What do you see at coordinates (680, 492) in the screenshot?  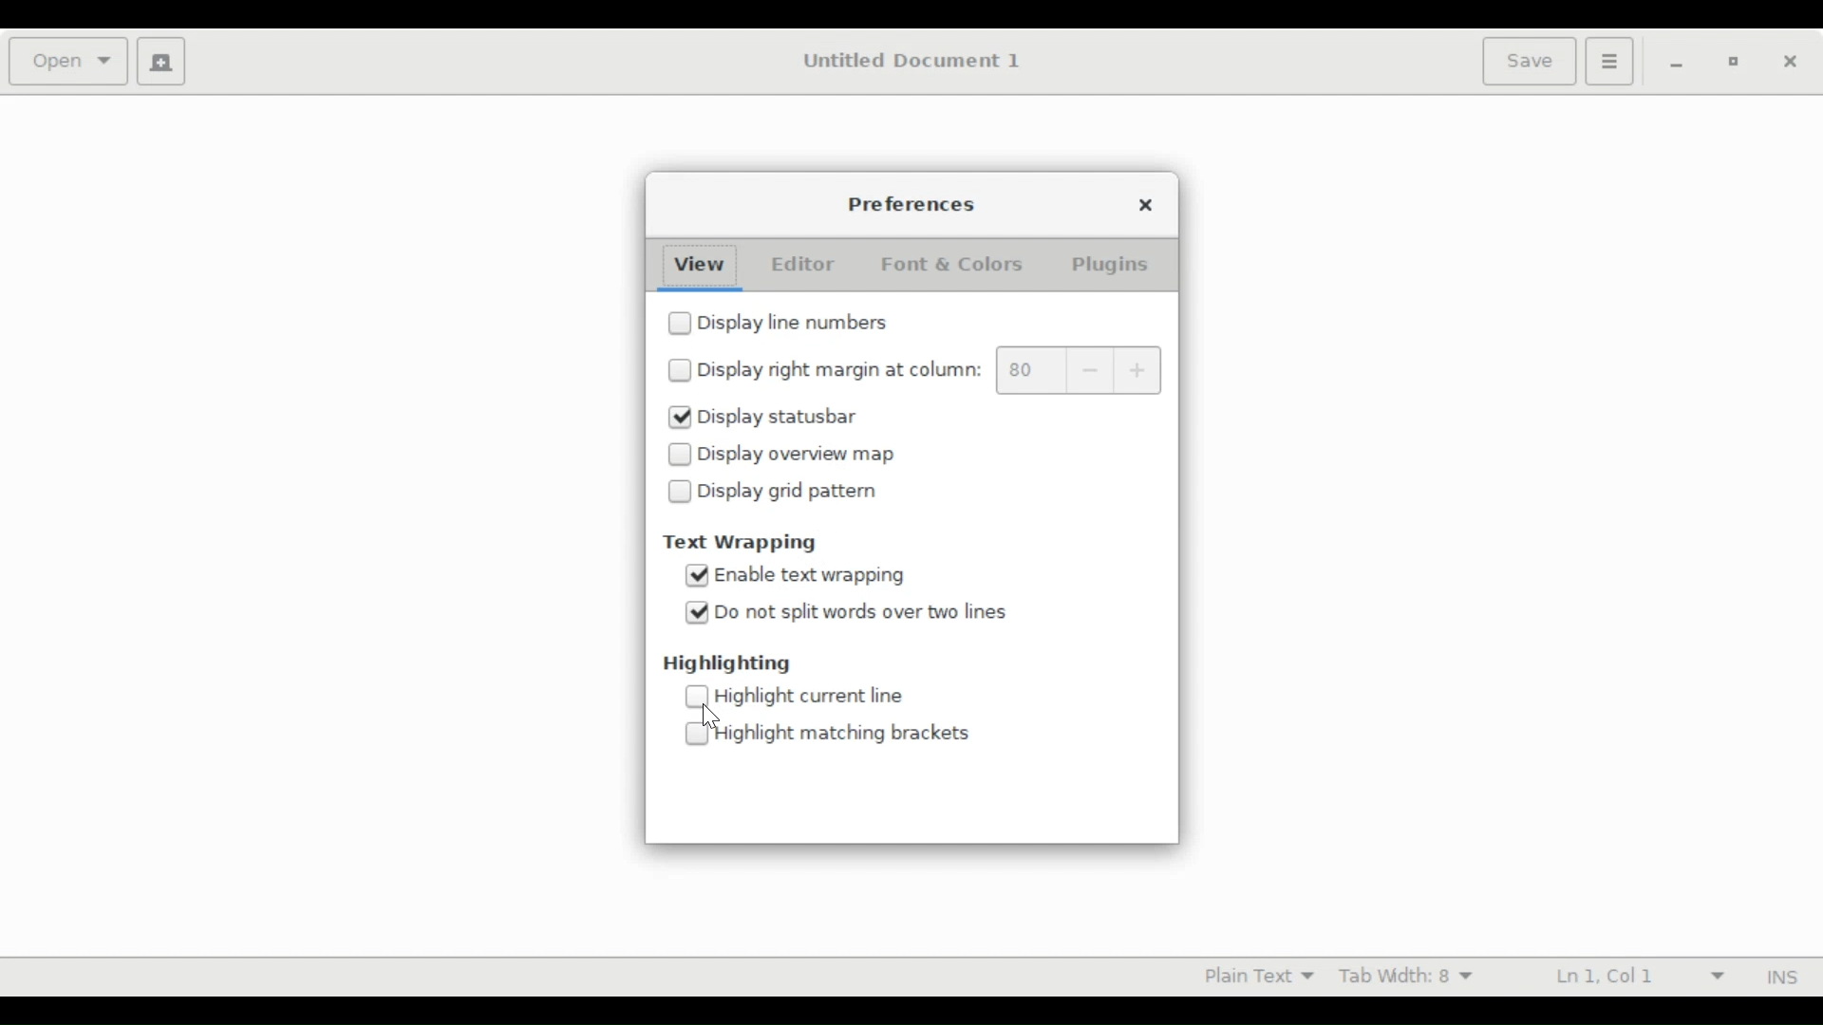 I see `checkbox` at bounding box center [680, 492].